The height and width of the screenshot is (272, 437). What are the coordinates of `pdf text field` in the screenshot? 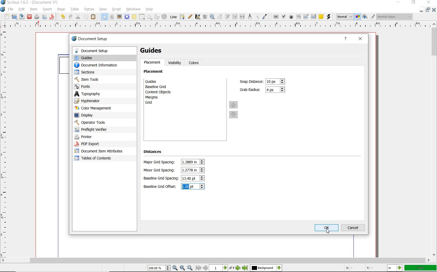 It's located at (299, 17).